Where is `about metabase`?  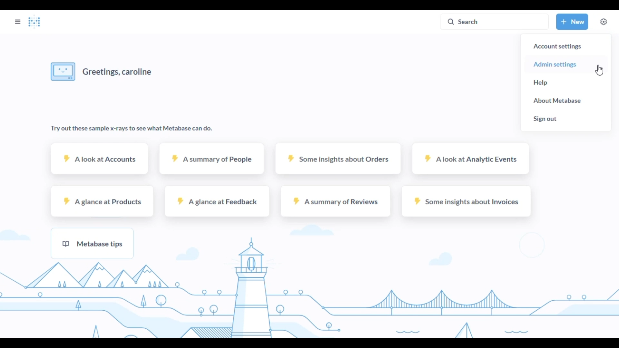
about metabase is located at coordinates (557, 101).